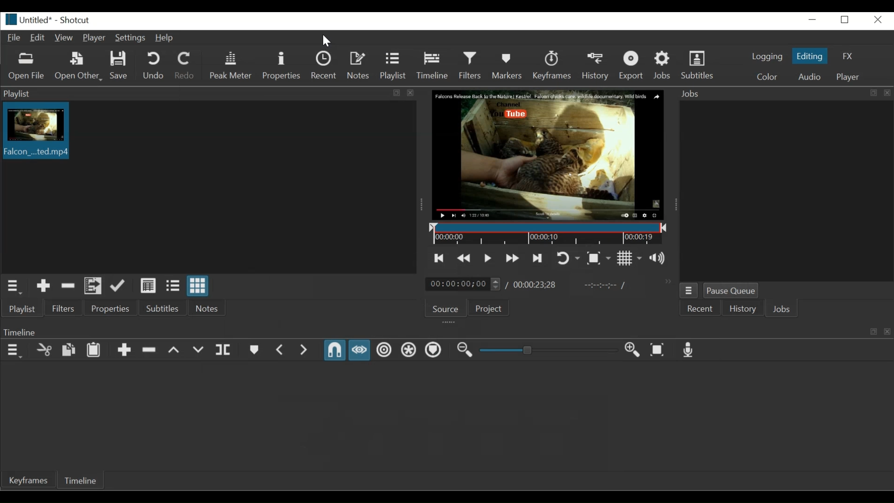 This screenshot has width=894, height=503. Describe the element at coordinates (533, 285) in the screenshot. I see `:00:00:23:28(Total Duration)` at that location.